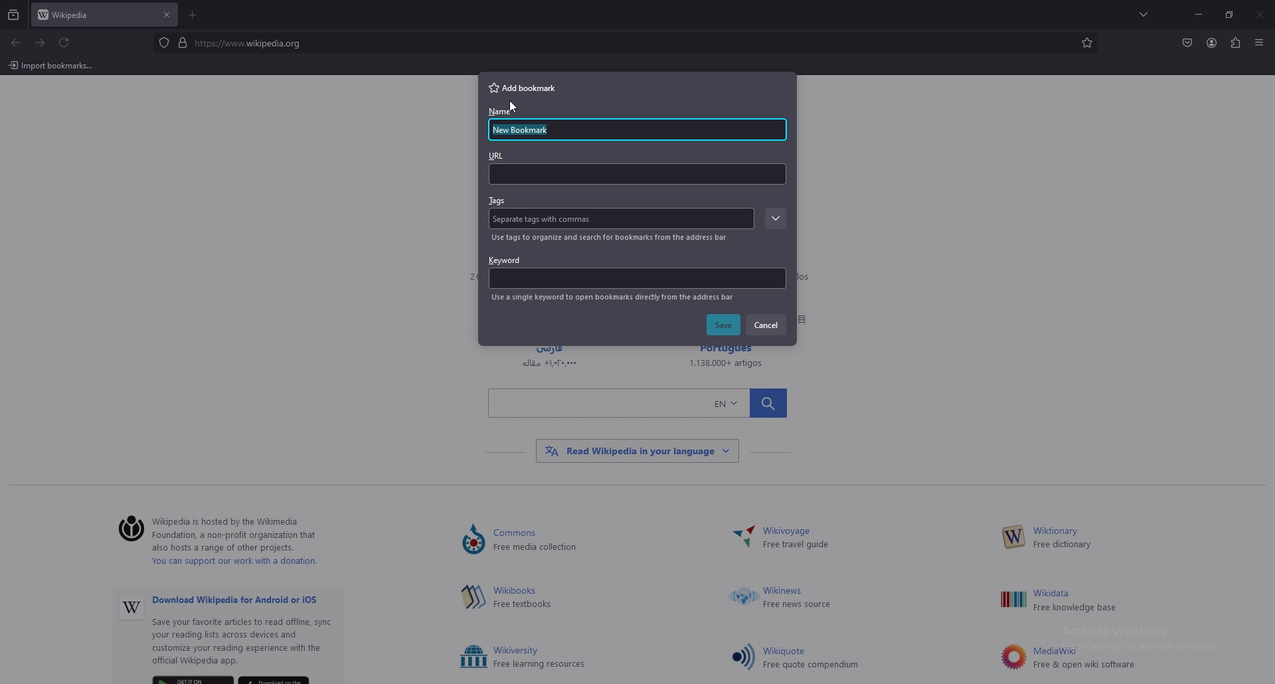 This screenshot has height=684, width=1275. I want to click on ~ Wikivoyage
Free travel guide, so click(802, 539).